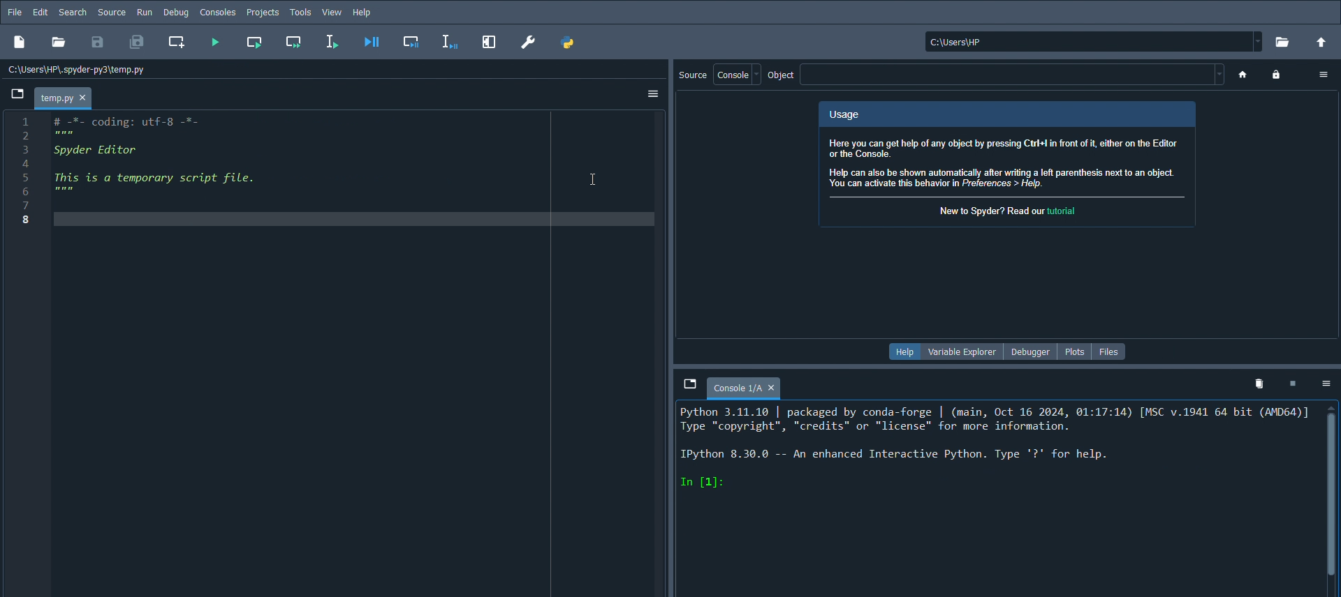 Image resolution: width=1341 pixels, height=597 pixels. Describe the element at coordinates (681, 384) in the screenshot. I see `Browse tabs` at that location.